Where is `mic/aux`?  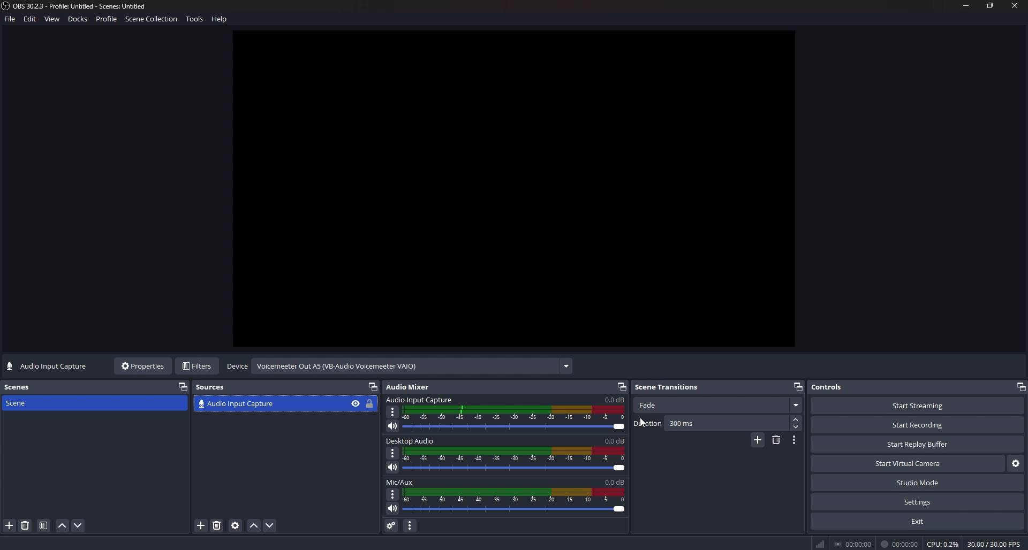
mic/aux is located at coordinates (402, 441).